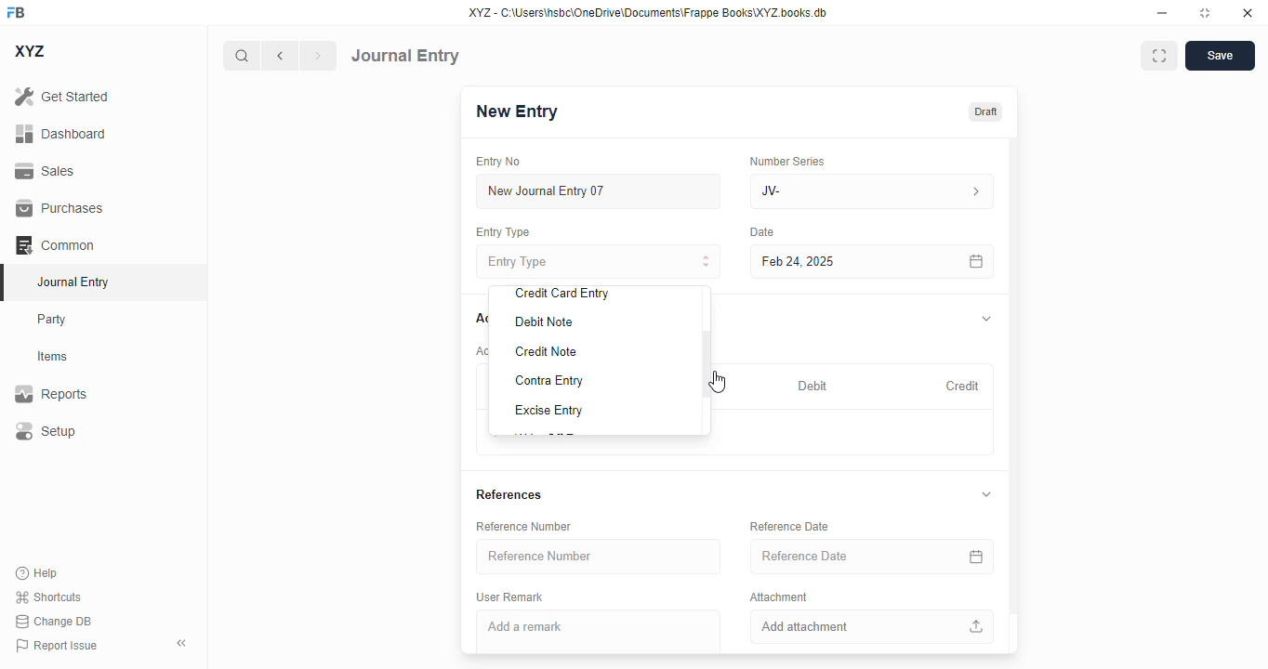  What do you see at coordinates (563, 294) in the screenshot?
I see `credit card entry` at bounding box center [563, 294].